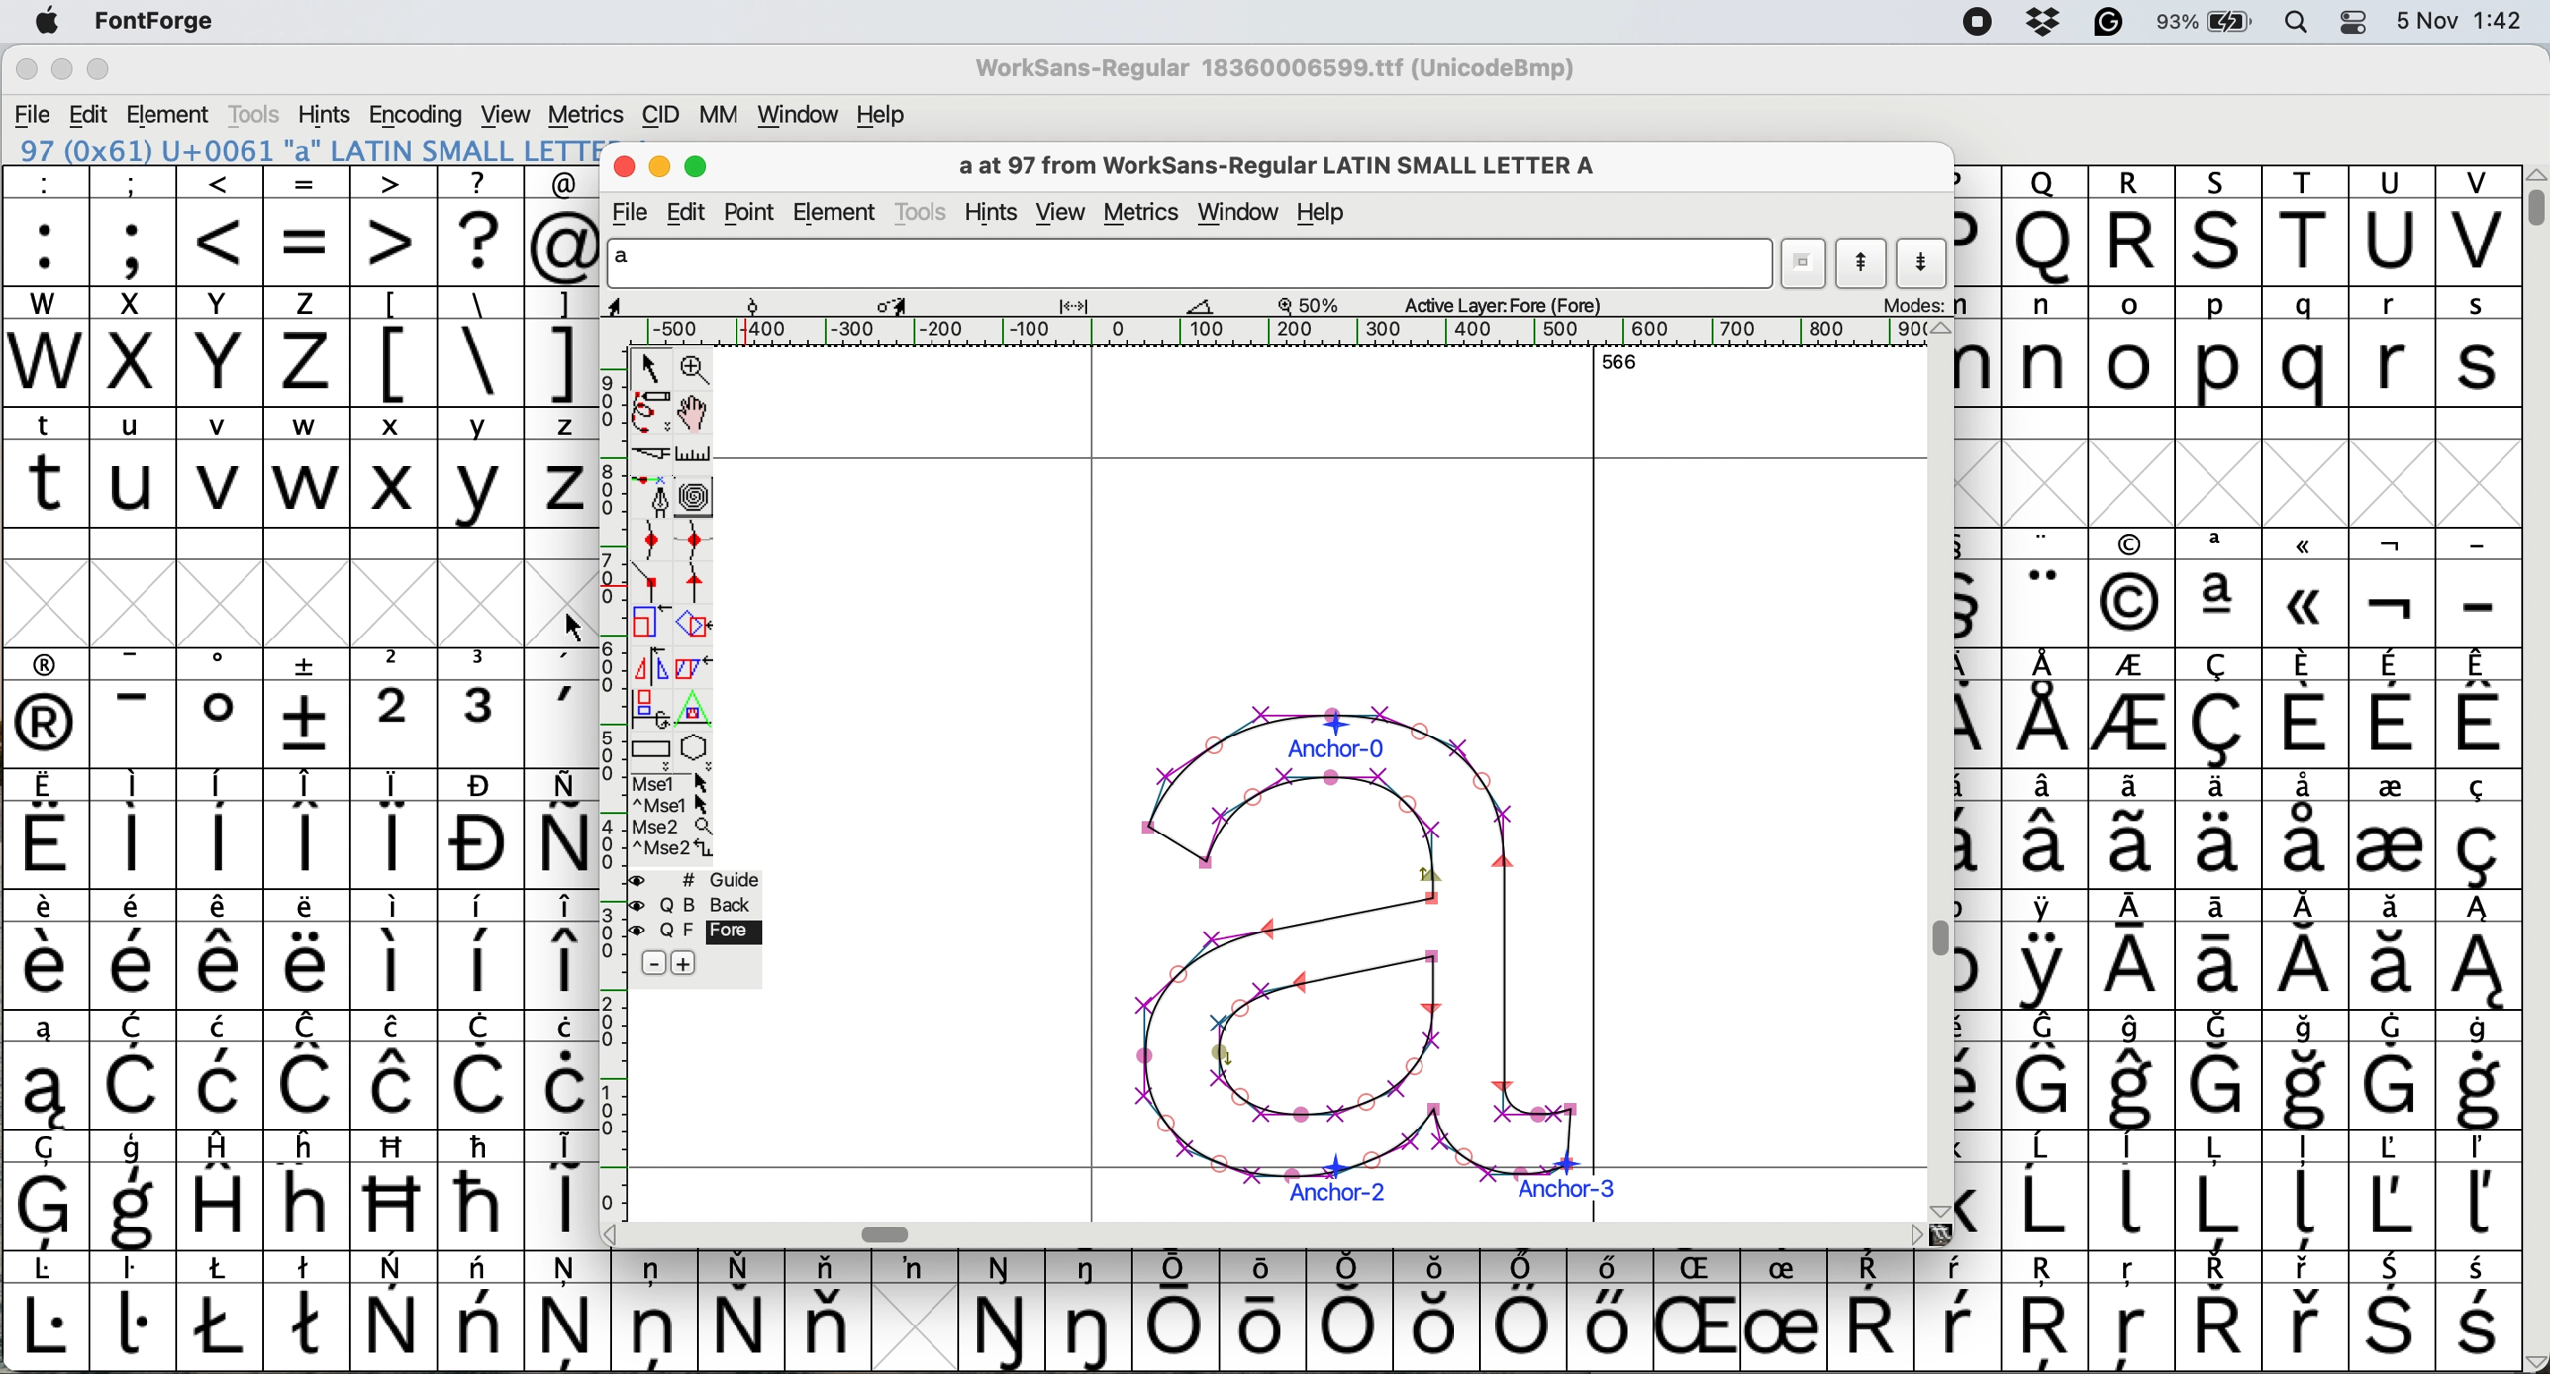 This screenshot has width=2550, height=1374. What do you see at coordinates (26, 72) in the screenshot?
I see `close` at bounding box center [26, 72].